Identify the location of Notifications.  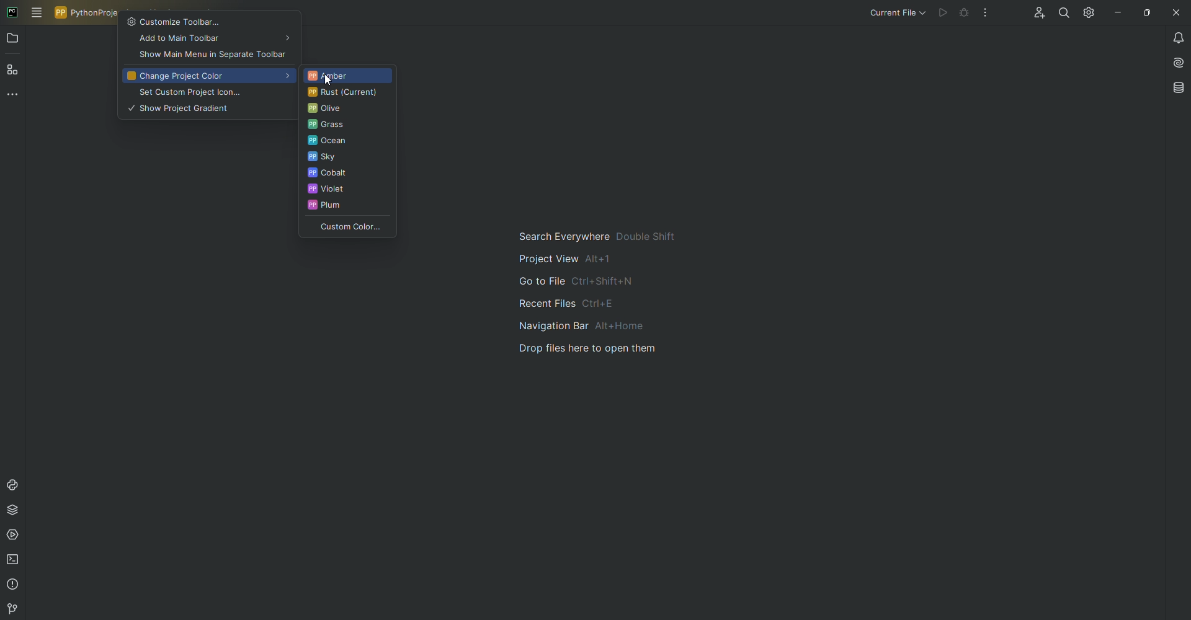
(1175, 38).